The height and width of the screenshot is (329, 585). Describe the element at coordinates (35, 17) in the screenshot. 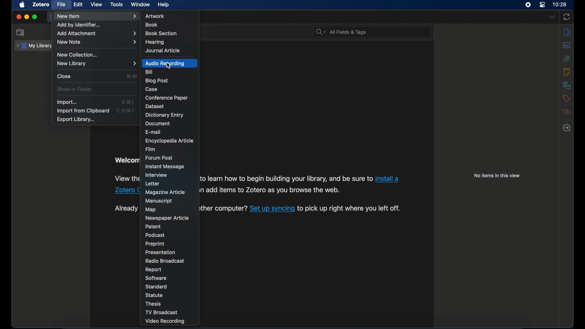

I see `maximize` at that location.